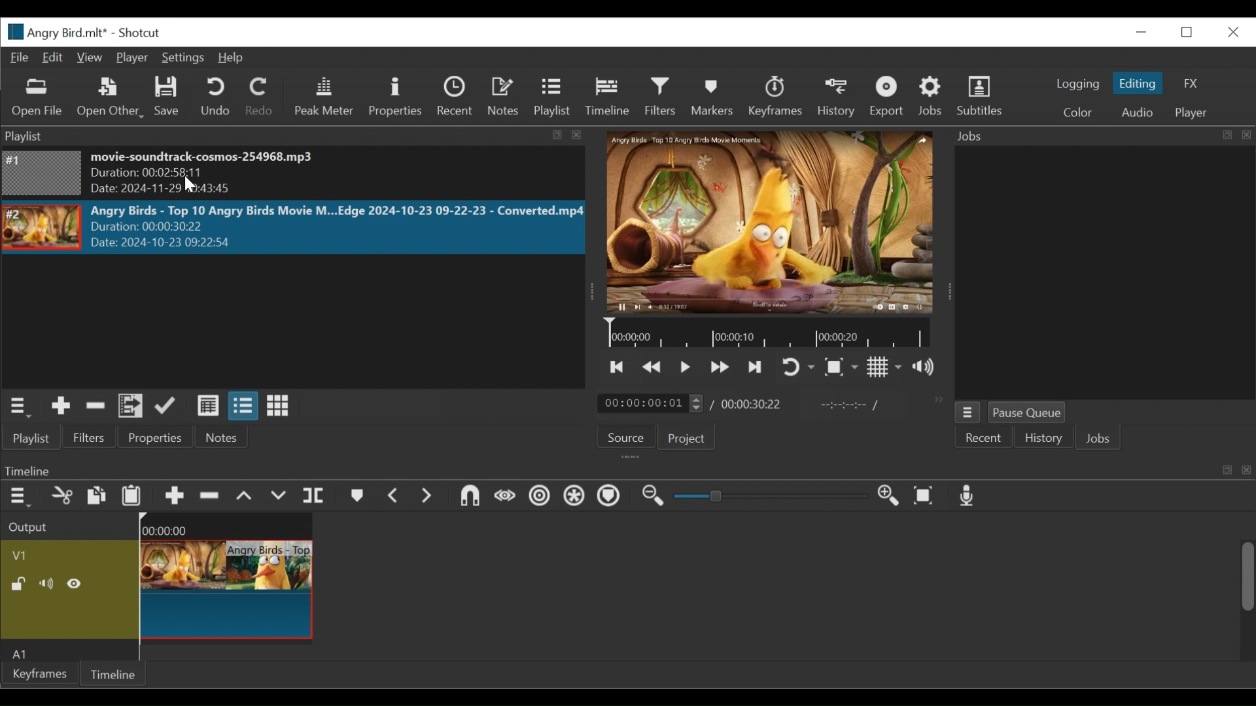 This screenshot has width=1256, height=706. What do you see at coordinates (1078, 84) in the screenshot?
I see `logging` at bounding box center [1078, 84].